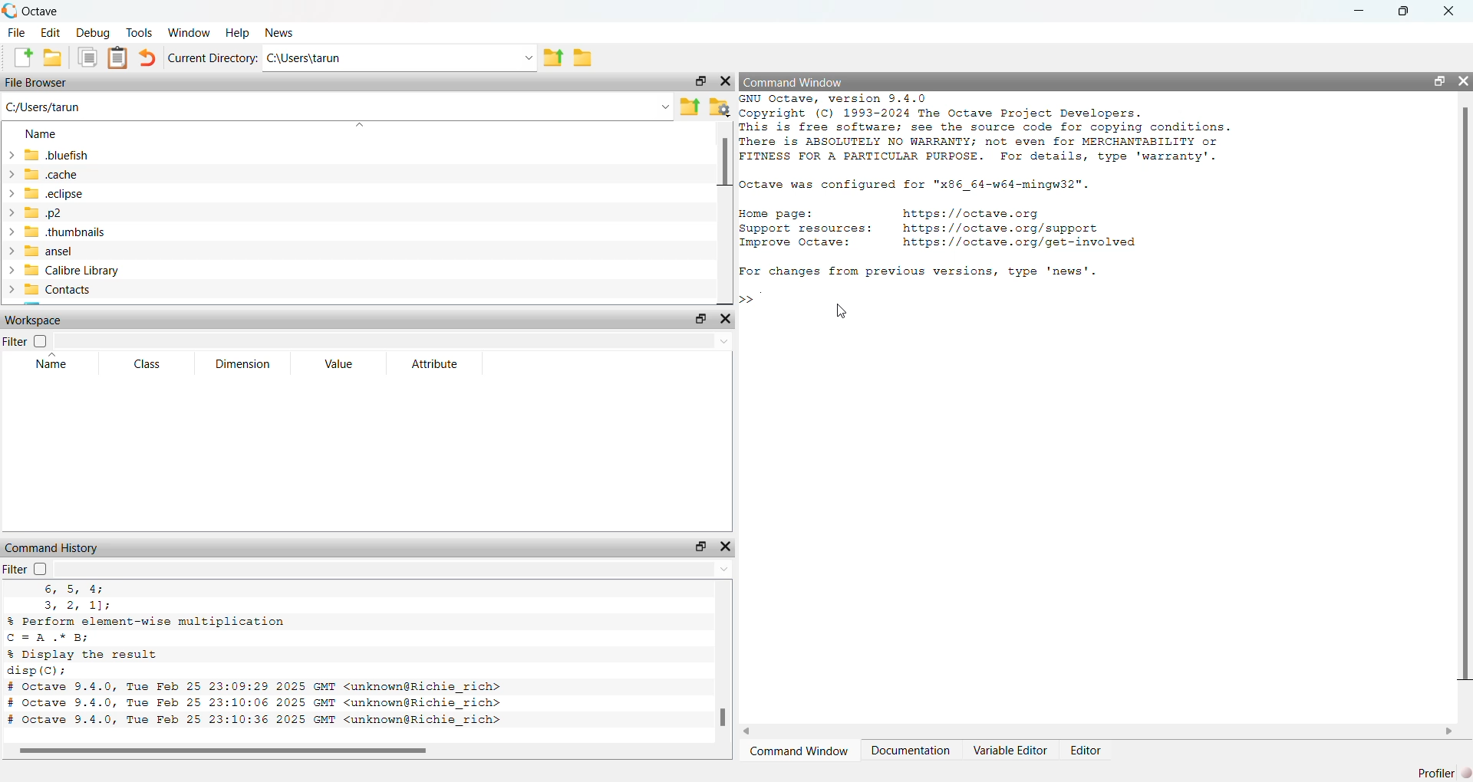 Image resolution: width=1473 pixels, height=782 pixels. What do you see at coordinates (552, 58) in the screenshot?
I see `Parent Directory` at bounding box center [552, 58].